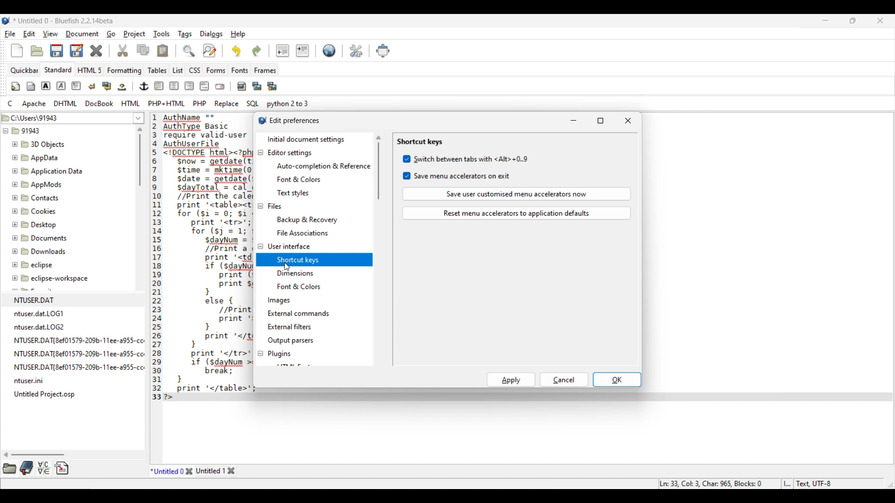 The width and height of the screenshot is (895, 503). I want to click on Close interface, so click(881, 20).